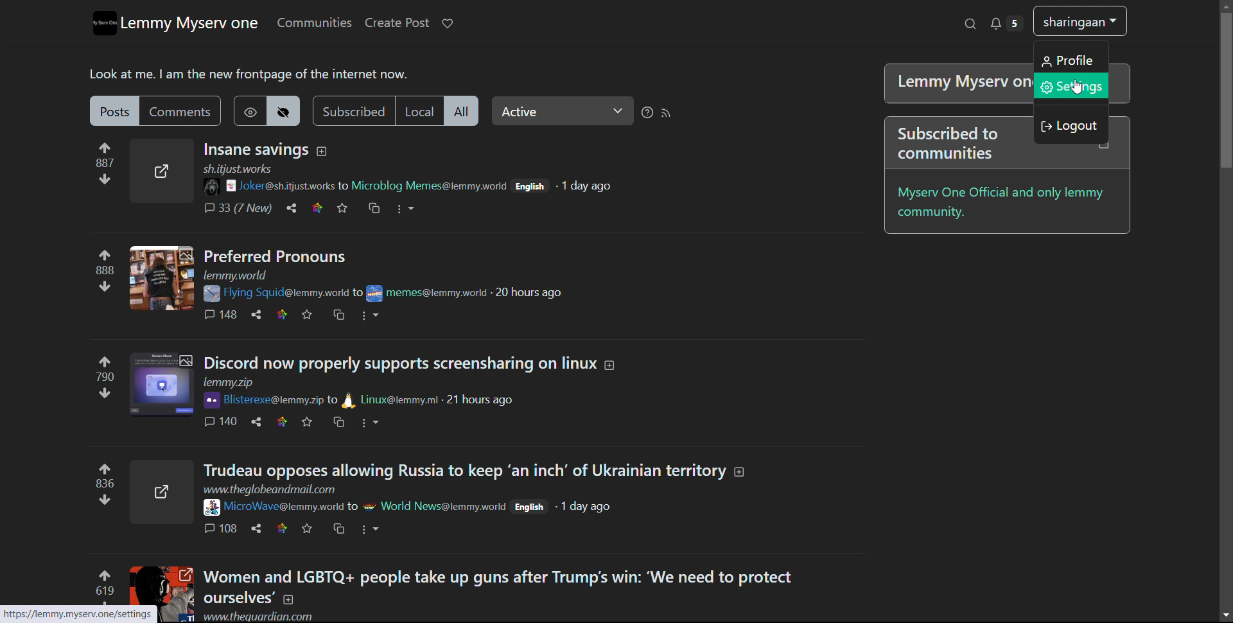 The height and width of the screenshot is (623, 1233). Describe the element at coordinates (105, 271) in the screenshot. I see `upvote and downvotes` at that location.